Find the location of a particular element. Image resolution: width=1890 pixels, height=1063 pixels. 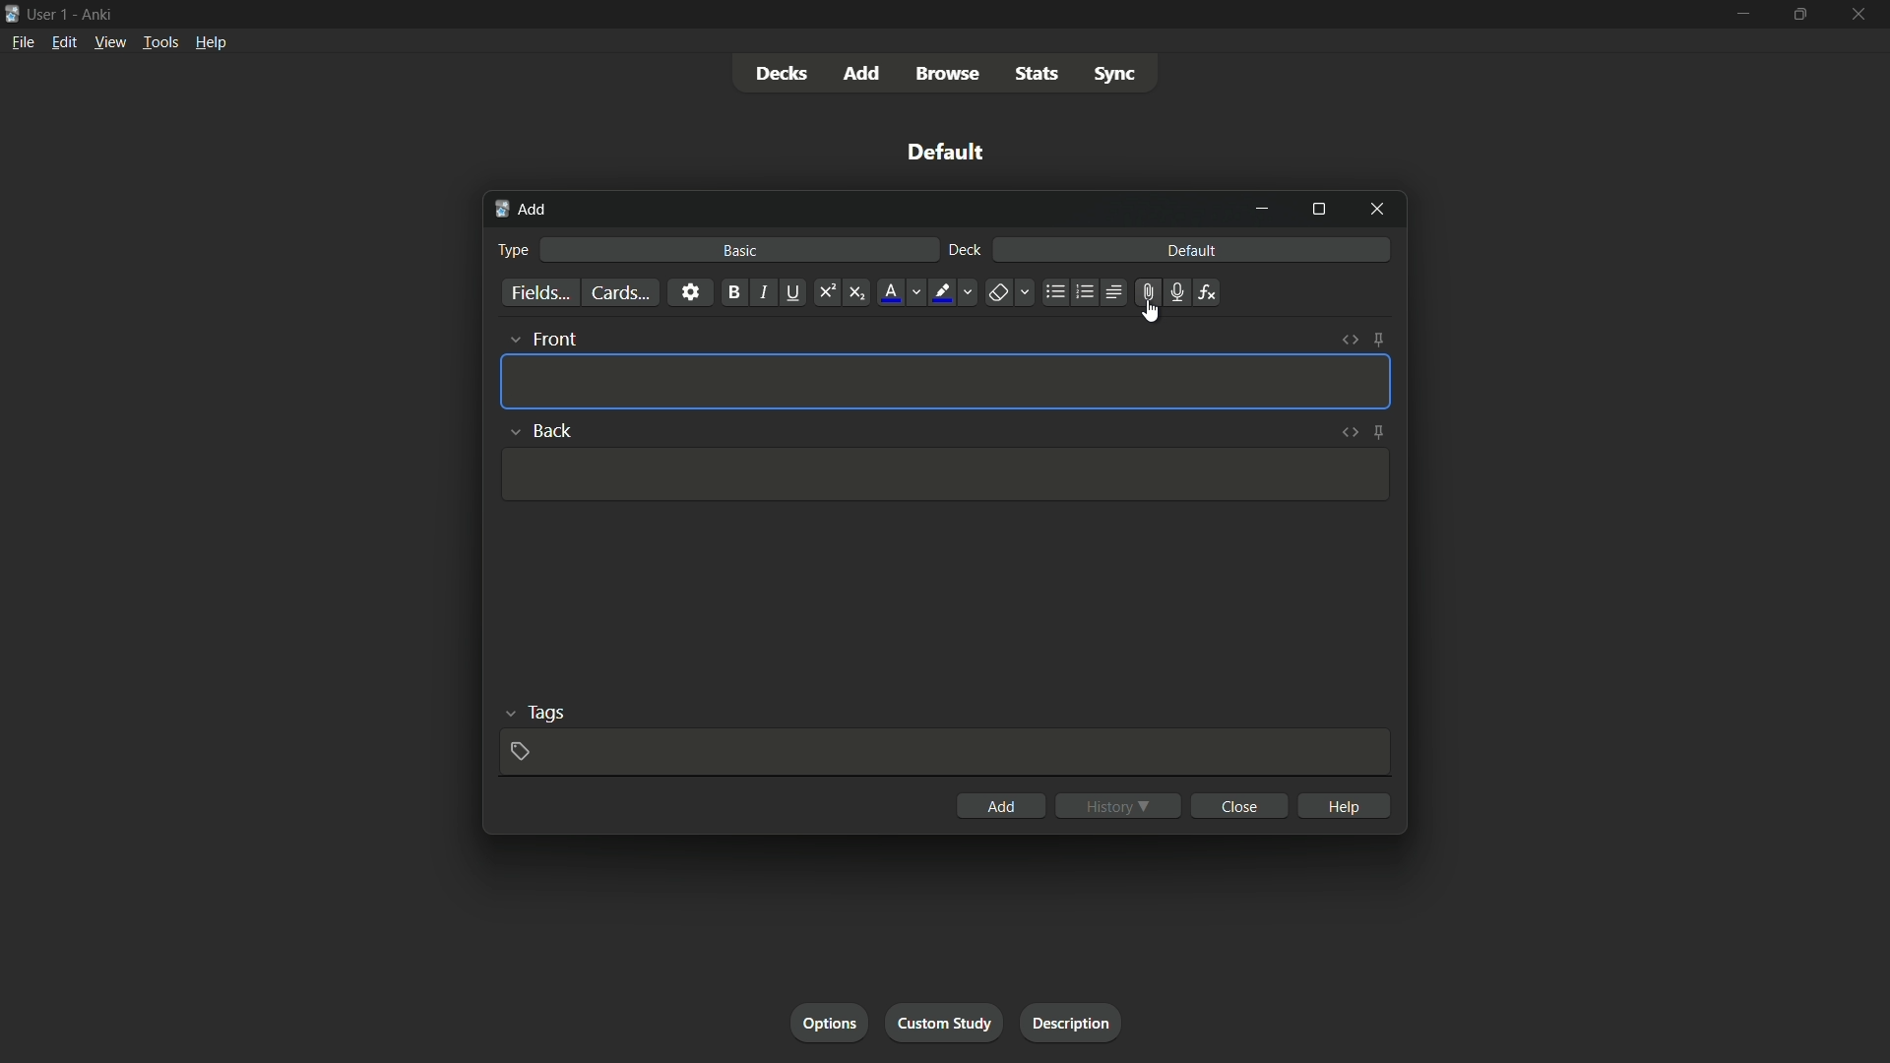

front is located at coordinates (540, 336).